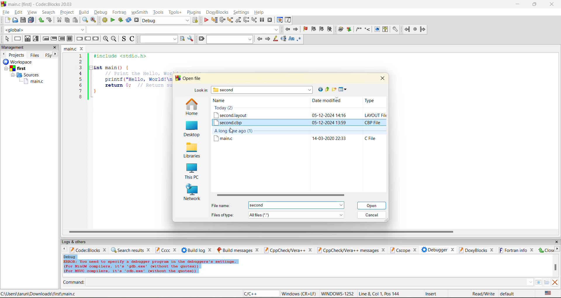  What do you see at coordinates (84, 12) in the screenshot?
I see `build` at bounding box center [84, 12].